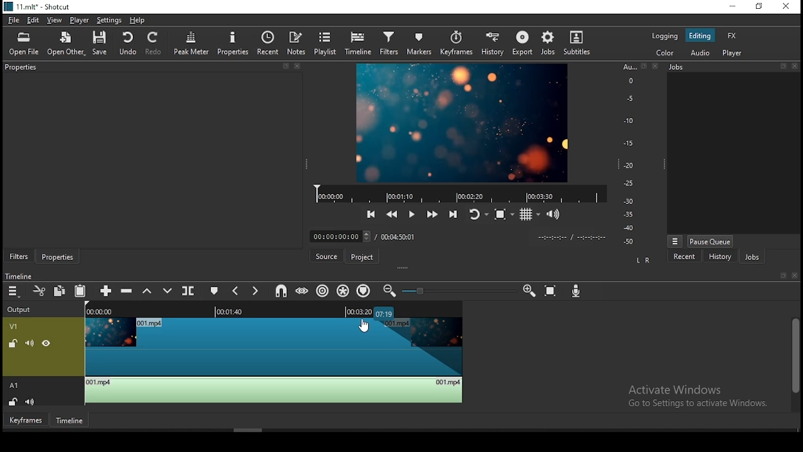  I want to click on undo, so click(129, 45).